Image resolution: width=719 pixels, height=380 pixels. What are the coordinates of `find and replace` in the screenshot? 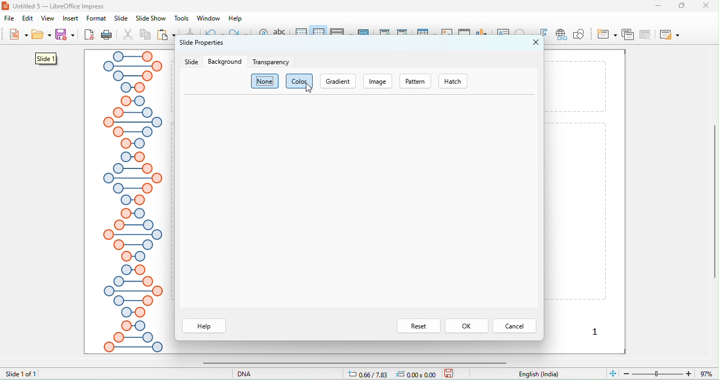 It's located at (263, 36).